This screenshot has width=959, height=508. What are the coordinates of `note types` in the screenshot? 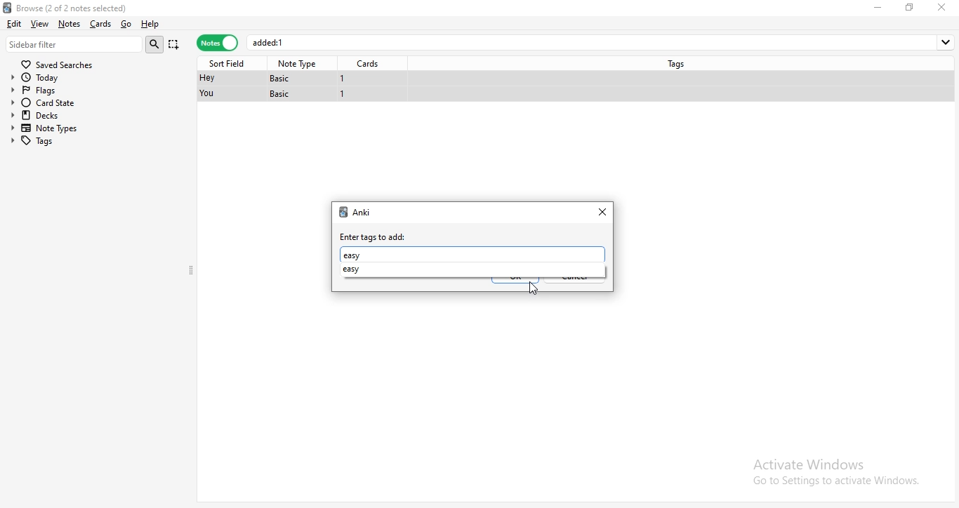 It's located at (48, 128).